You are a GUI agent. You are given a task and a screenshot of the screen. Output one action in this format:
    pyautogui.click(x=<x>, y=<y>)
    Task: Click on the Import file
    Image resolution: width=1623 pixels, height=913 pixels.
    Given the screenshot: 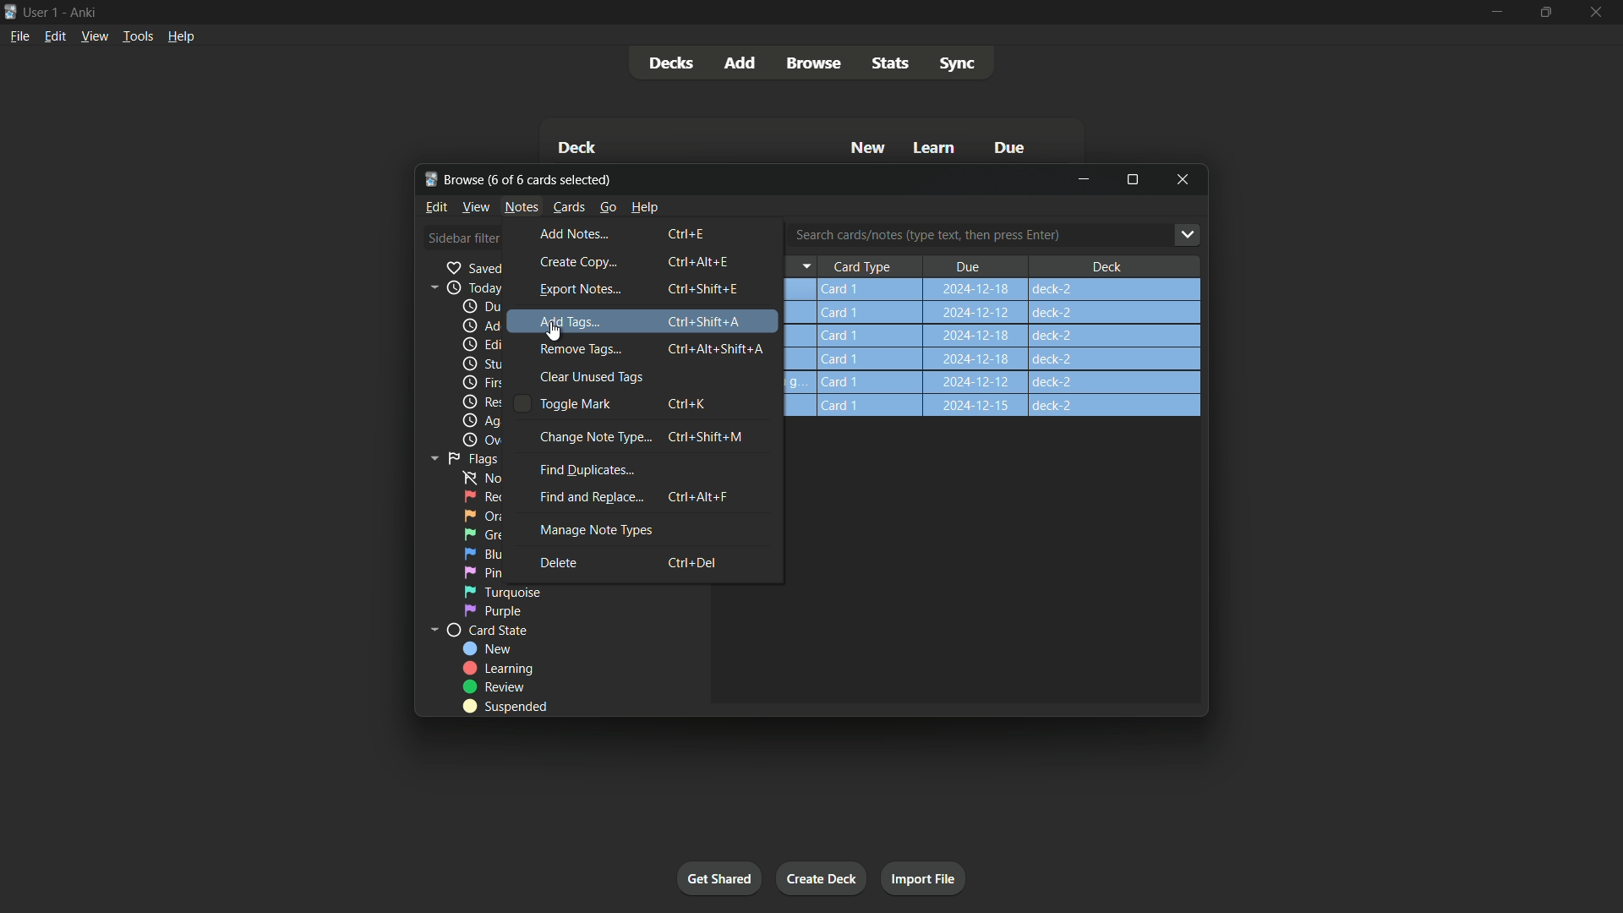 What is the action you would take?
    pyautogui.click(x=925, y=879)
    